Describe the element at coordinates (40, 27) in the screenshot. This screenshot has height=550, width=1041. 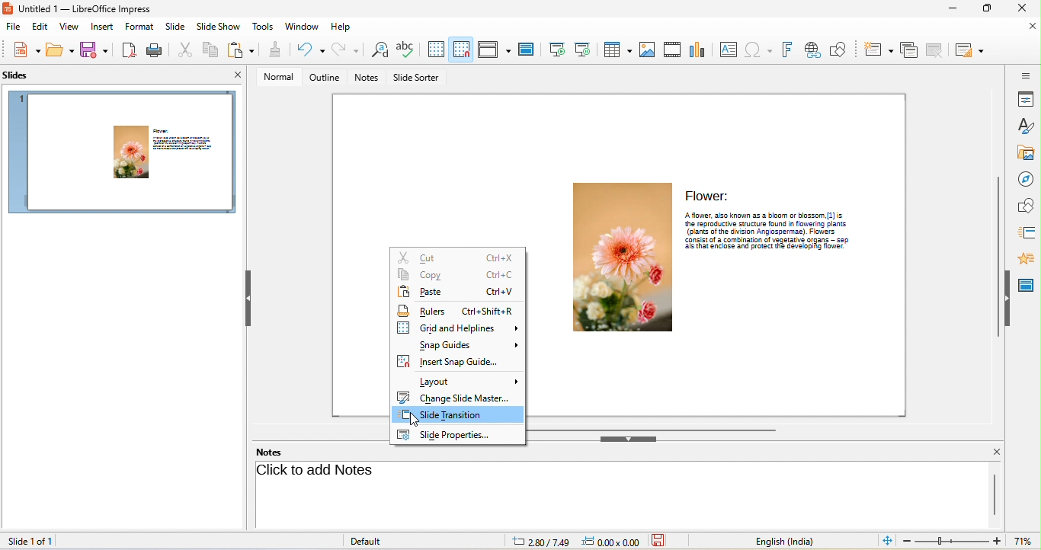
I see `edit` at that location.